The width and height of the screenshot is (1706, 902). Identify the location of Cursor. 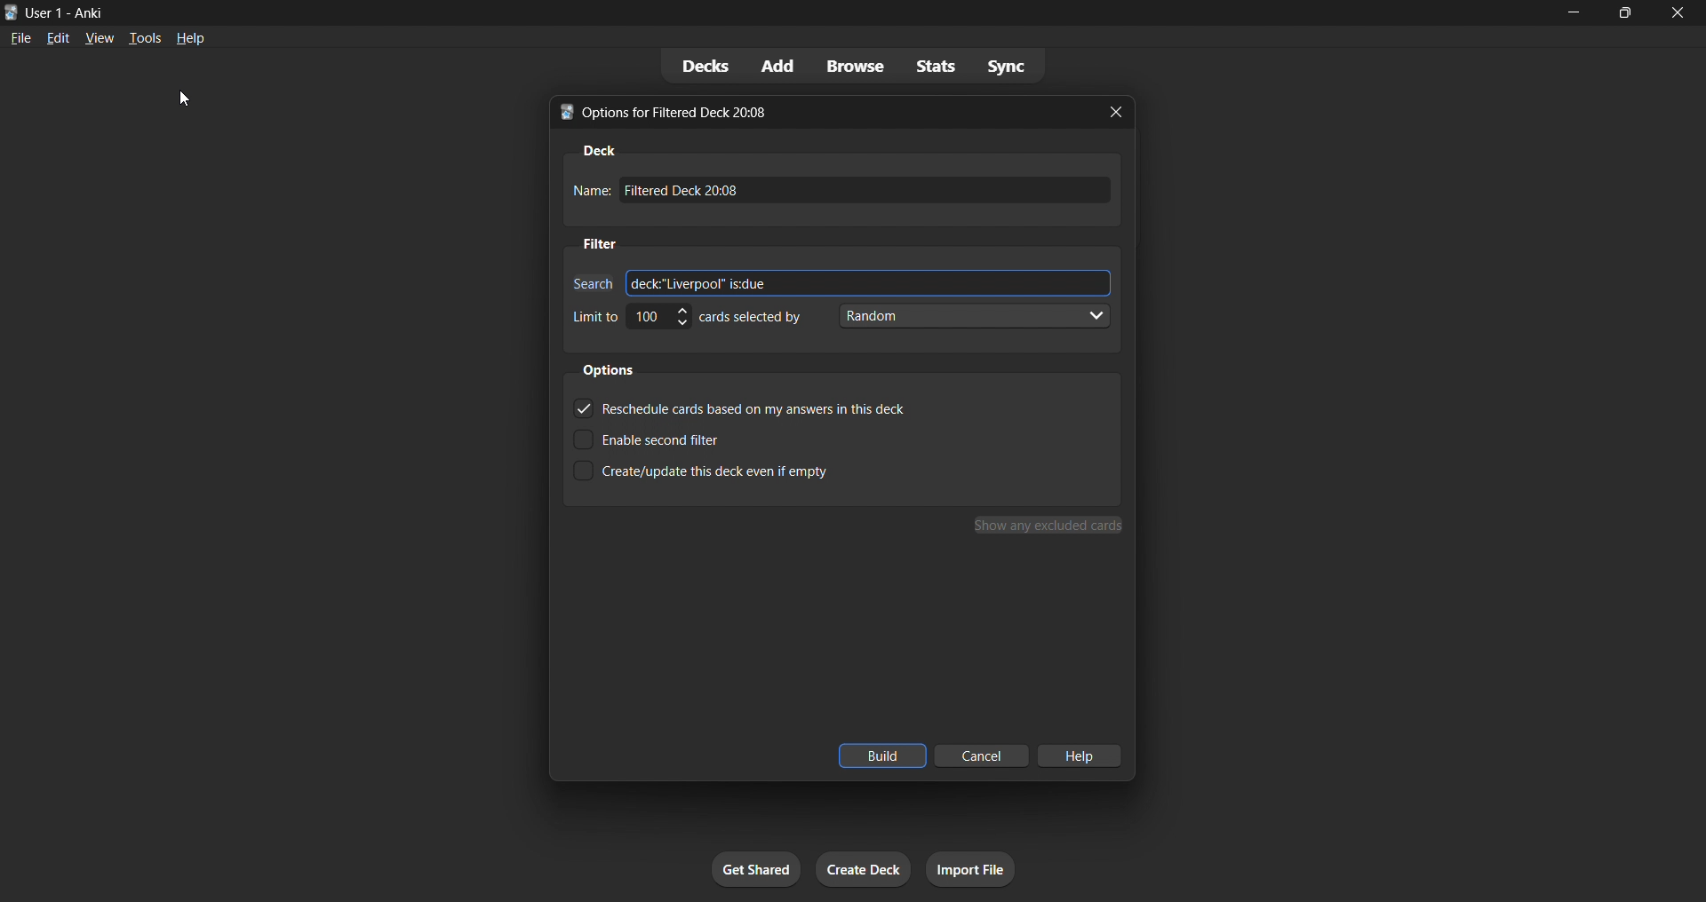
(185, 98).